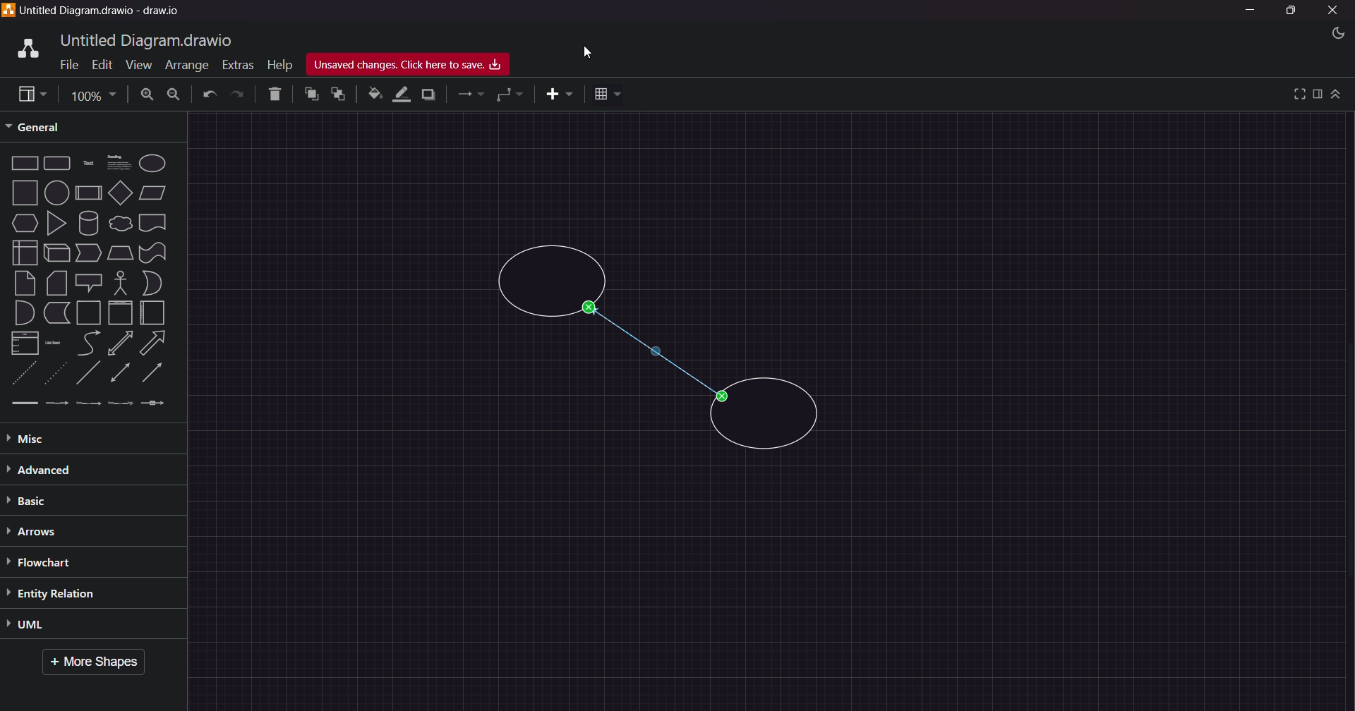  I want to click on to front, so click(310, 95).